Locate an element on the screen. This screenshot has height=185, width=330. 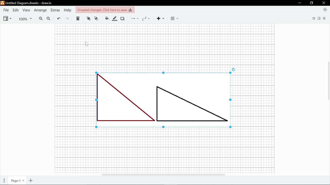
Arrange is located at coordinates (40, 11).